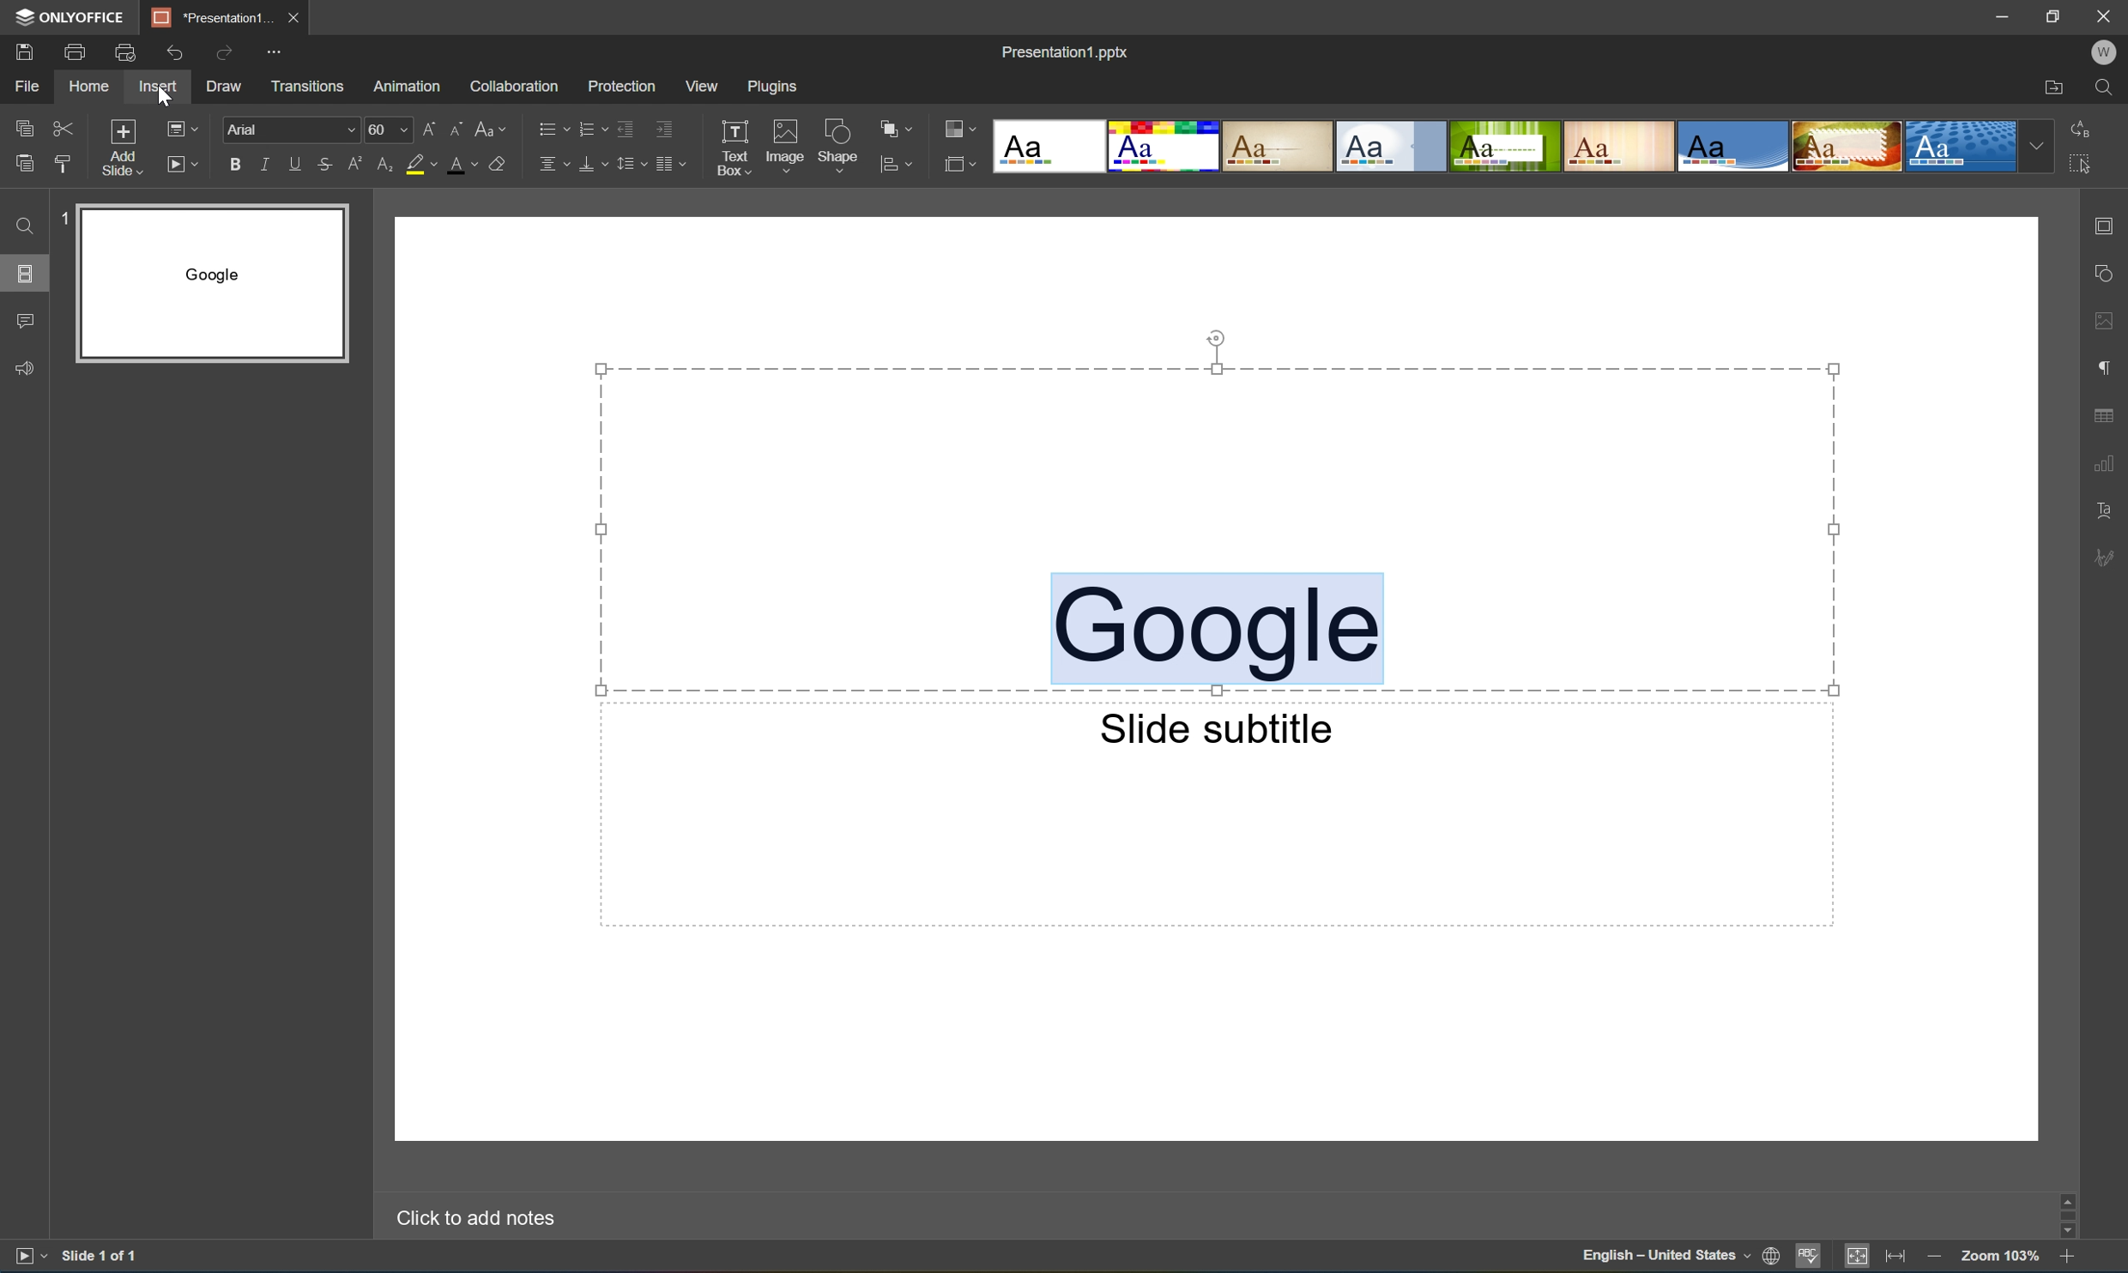 The image size is (2128, 1273). Describe the element at coordinates (1062, 51) in the screenshot. I see `Presentation1.pptx` at that location.